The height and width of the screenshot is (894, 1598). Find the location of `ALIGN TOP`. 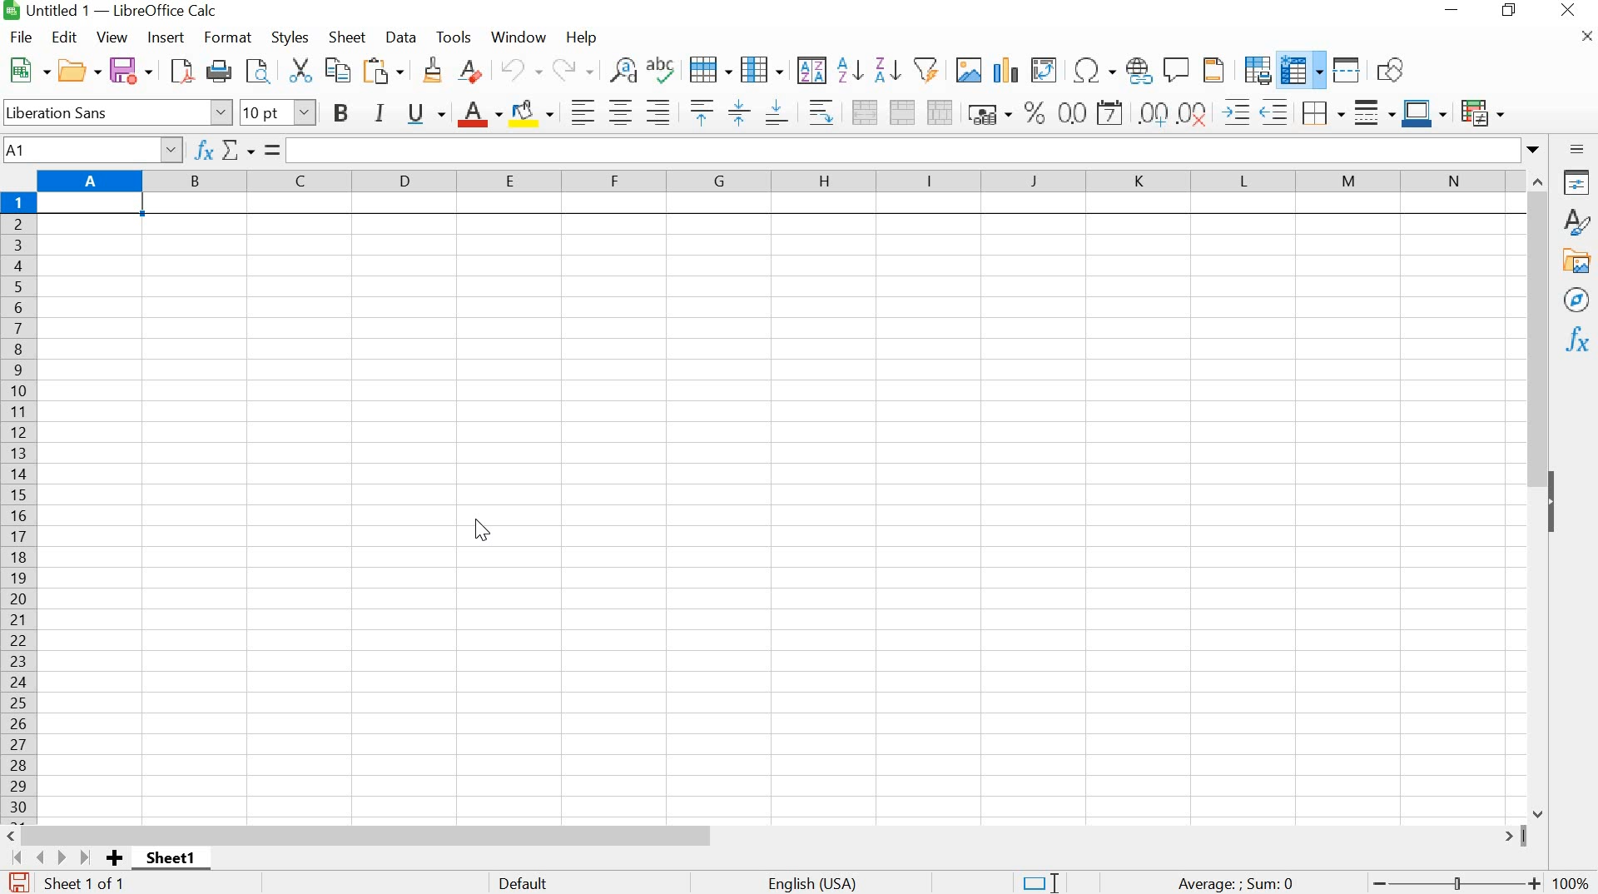

ALIGN TOP is located at coordinates (697, 112).